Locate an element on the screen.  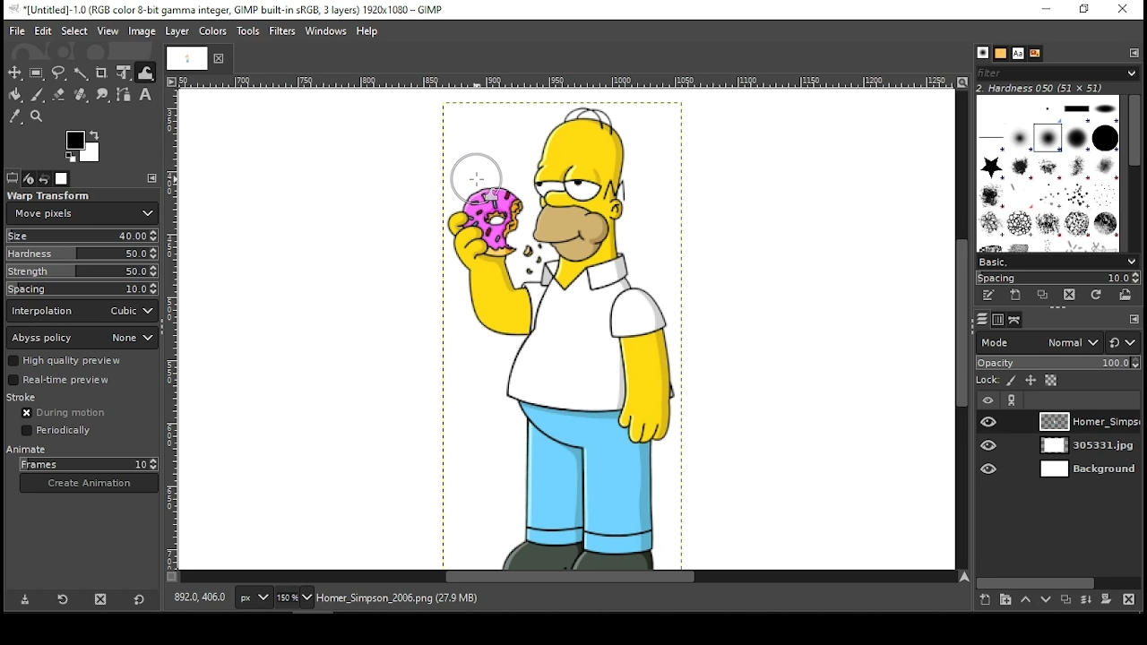
zoom tool is located at coordinates (38, 117).